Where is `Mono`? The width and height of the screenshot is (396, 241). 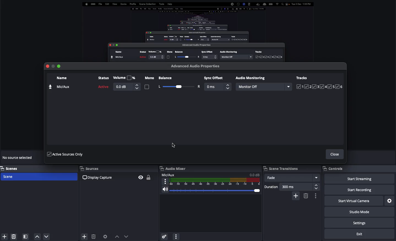 Mono is located at coordinates (149, 83).